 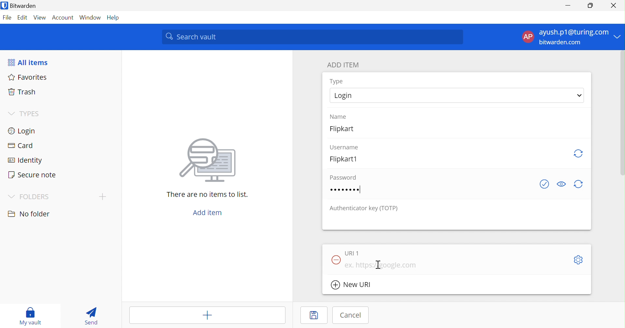 What do you see at coordinates (91, 316) in the screenshot?
I see `Send` at bounding box center [91, 316].